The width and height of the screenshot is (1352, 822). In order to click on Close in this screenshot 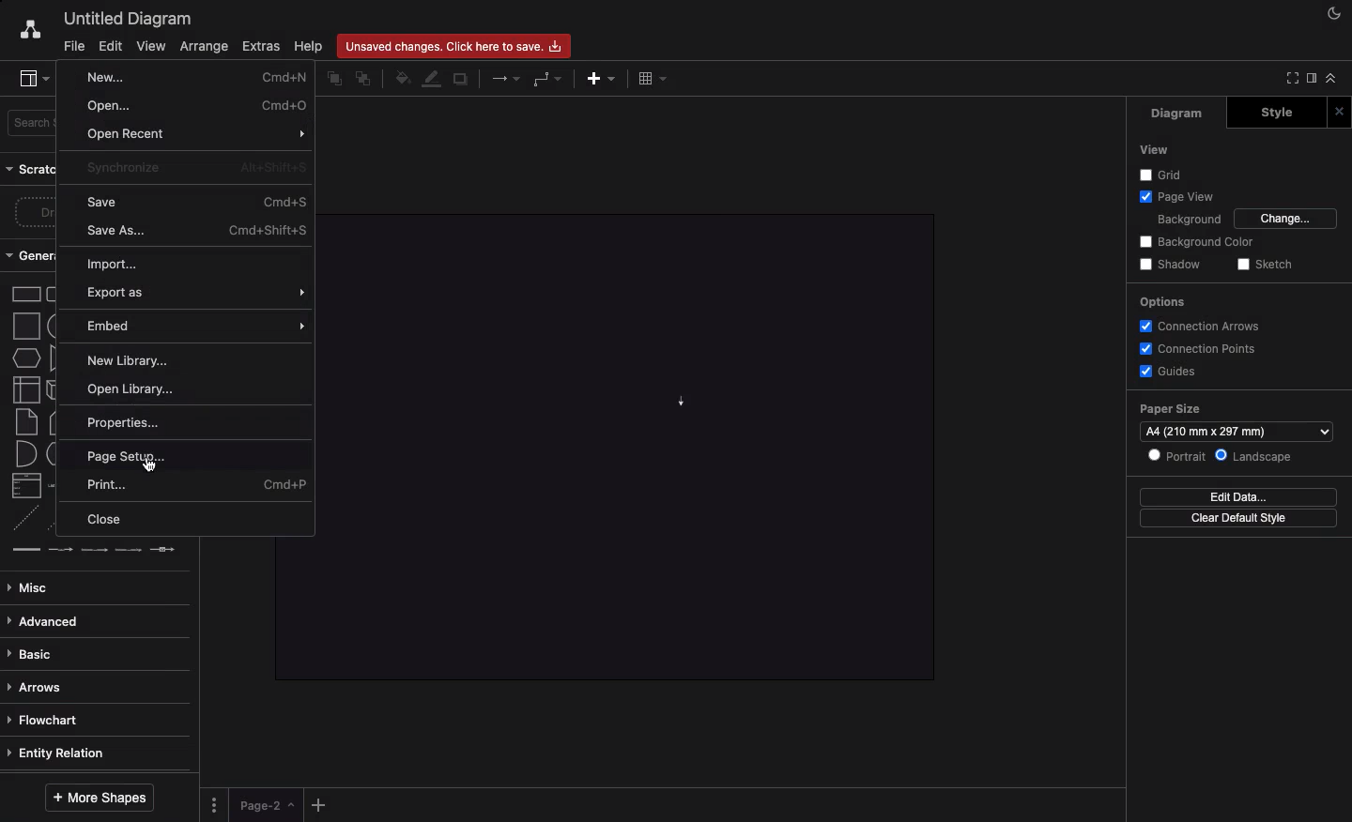, I will do `click(1339, 112)`.